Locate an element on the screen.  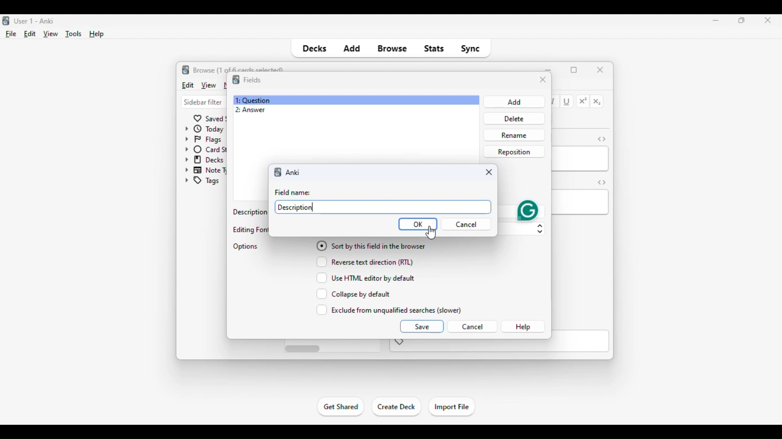
maximize is located at coordinates (742, 20).